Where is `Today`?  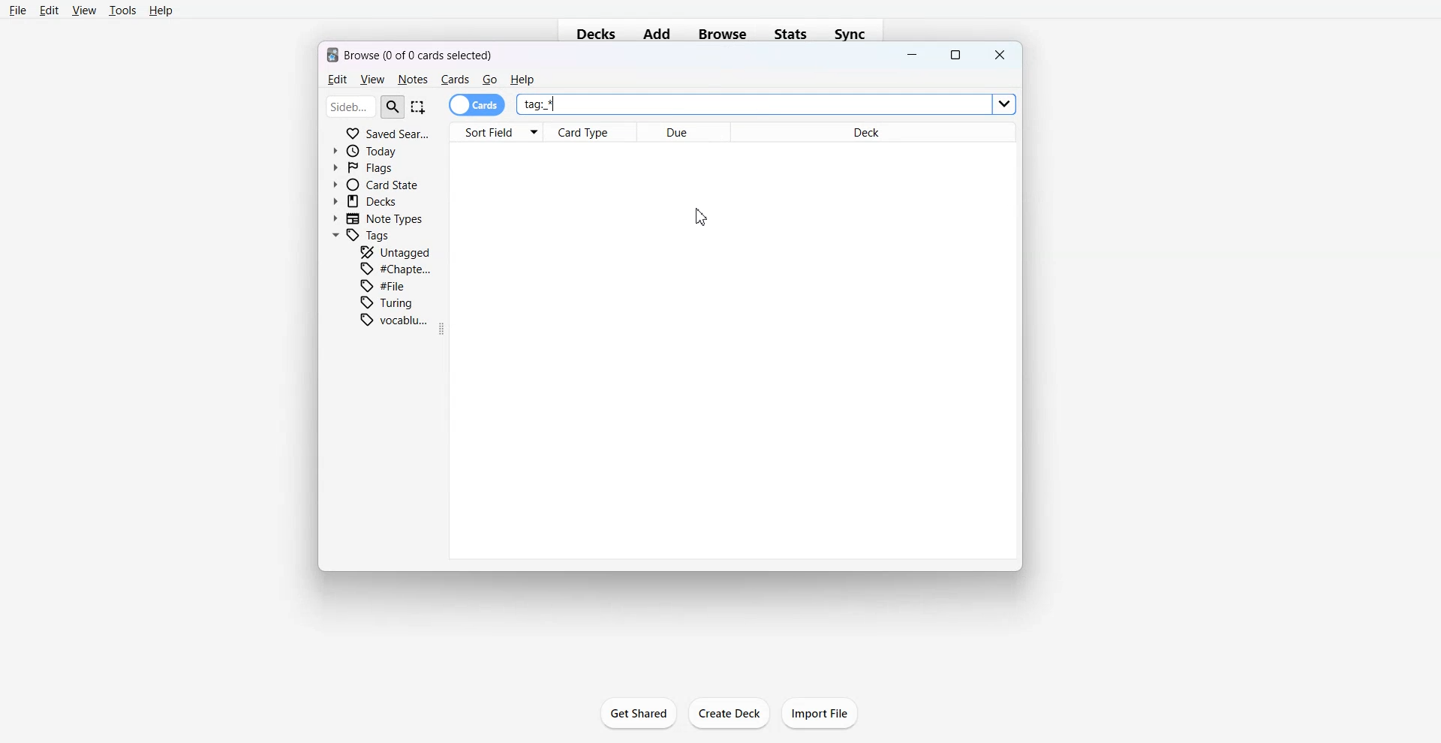
Today is located at coordinates (369, 151).